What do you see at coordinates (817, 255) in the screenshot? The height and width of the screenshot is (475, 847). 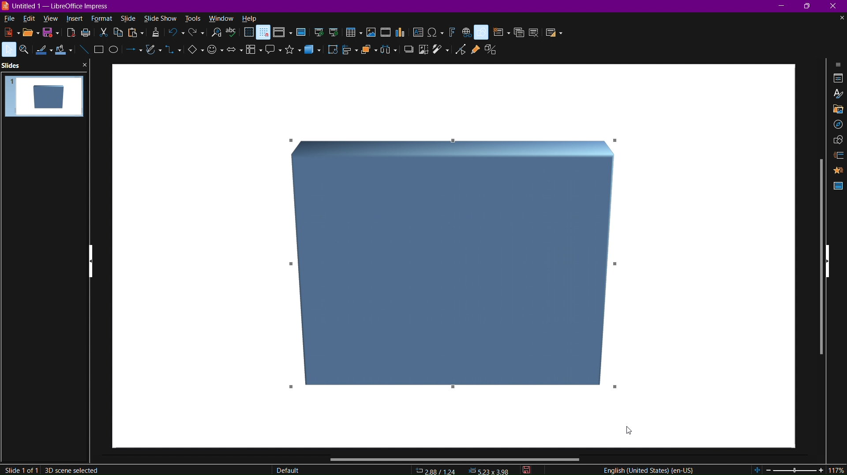 I see `Scrollbar` at bounding box center [817, 255].